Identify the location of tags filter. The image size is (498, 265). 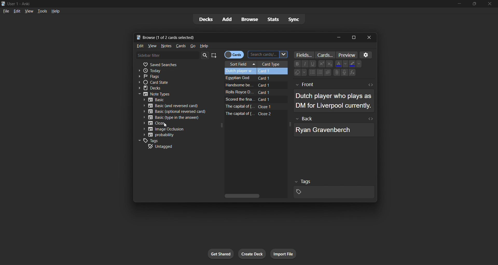
(174, 140).